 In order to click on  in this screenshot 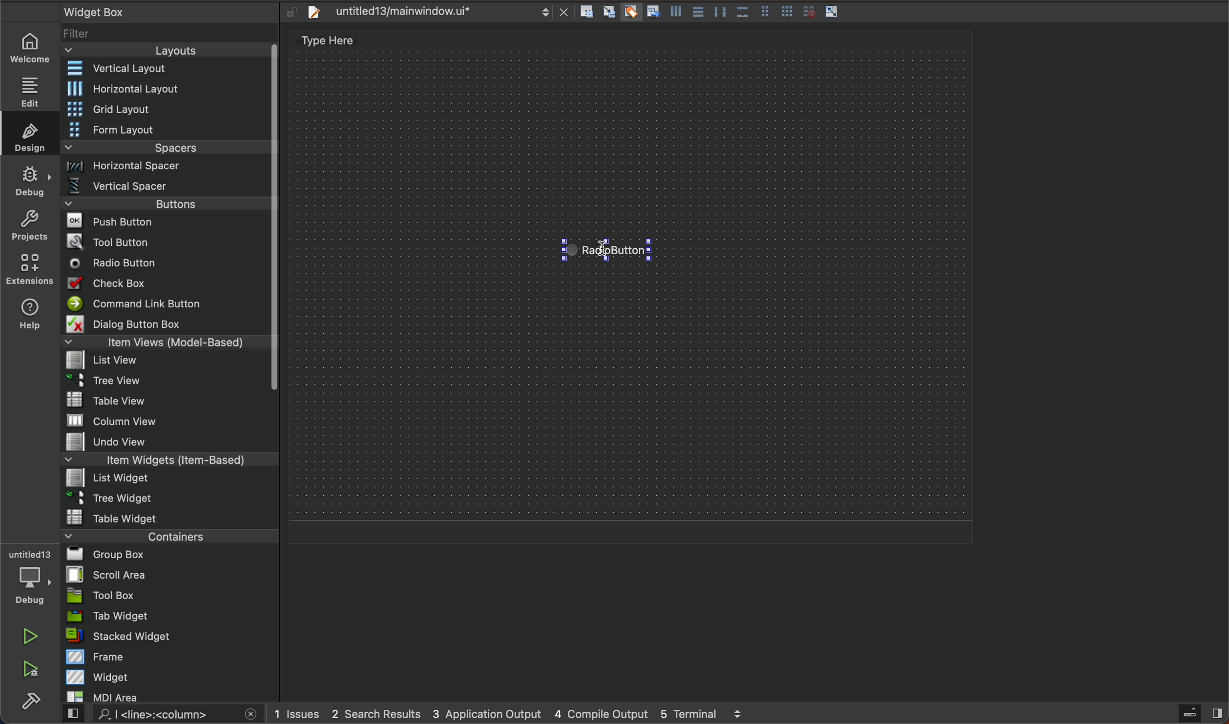, I will do `click(652, 13)`.